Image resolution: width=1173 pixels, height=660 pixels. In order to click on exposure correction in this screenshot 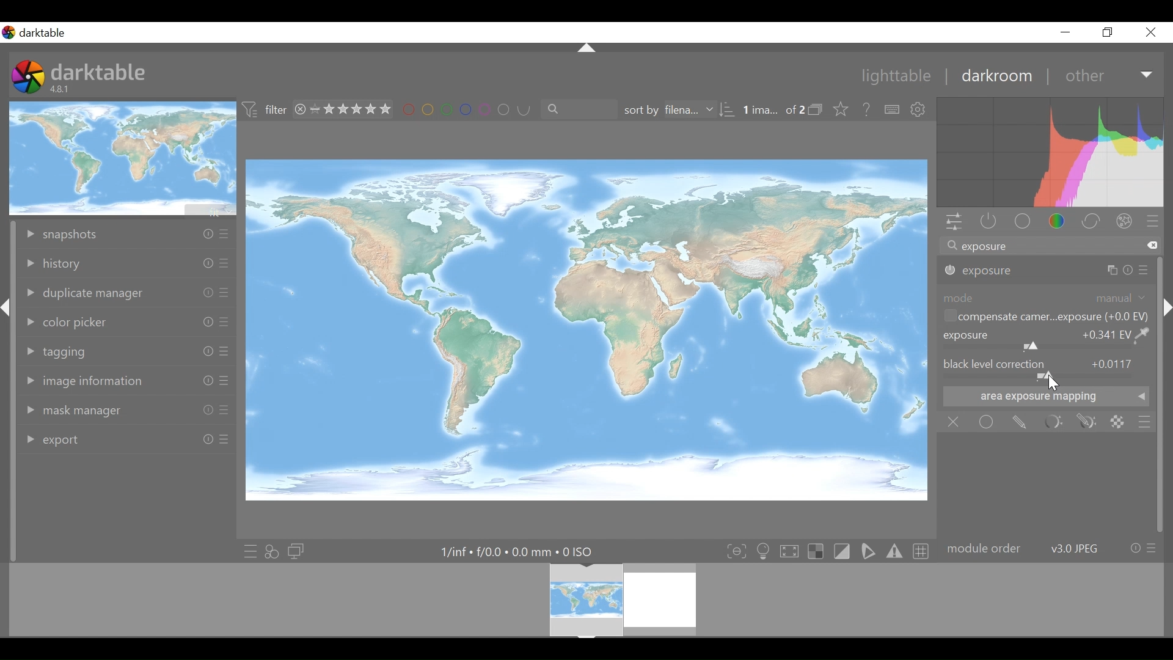, I will do `click(1047, 339)`.